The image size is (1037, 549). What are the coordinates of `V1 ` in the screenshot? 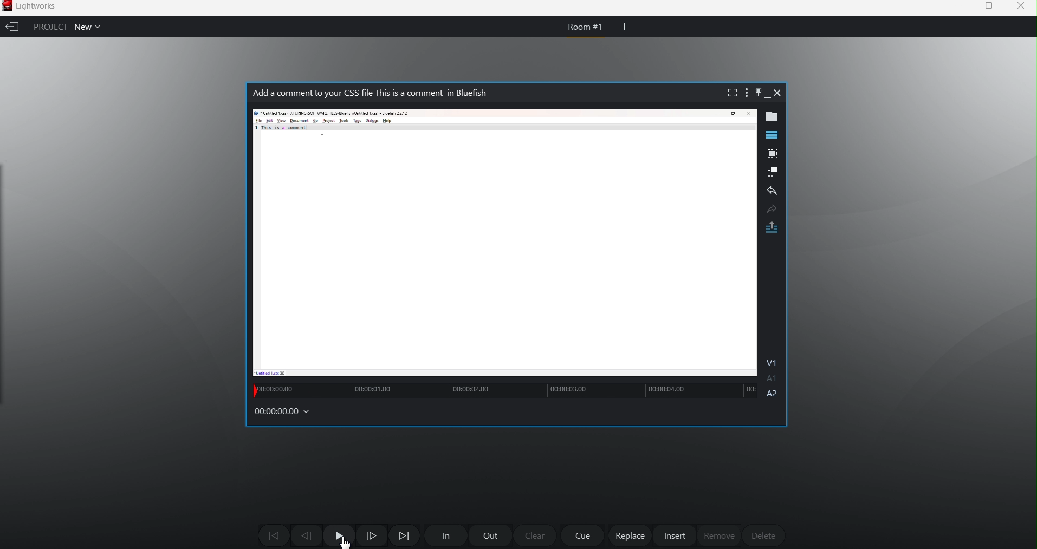 It's located at (773, 361).